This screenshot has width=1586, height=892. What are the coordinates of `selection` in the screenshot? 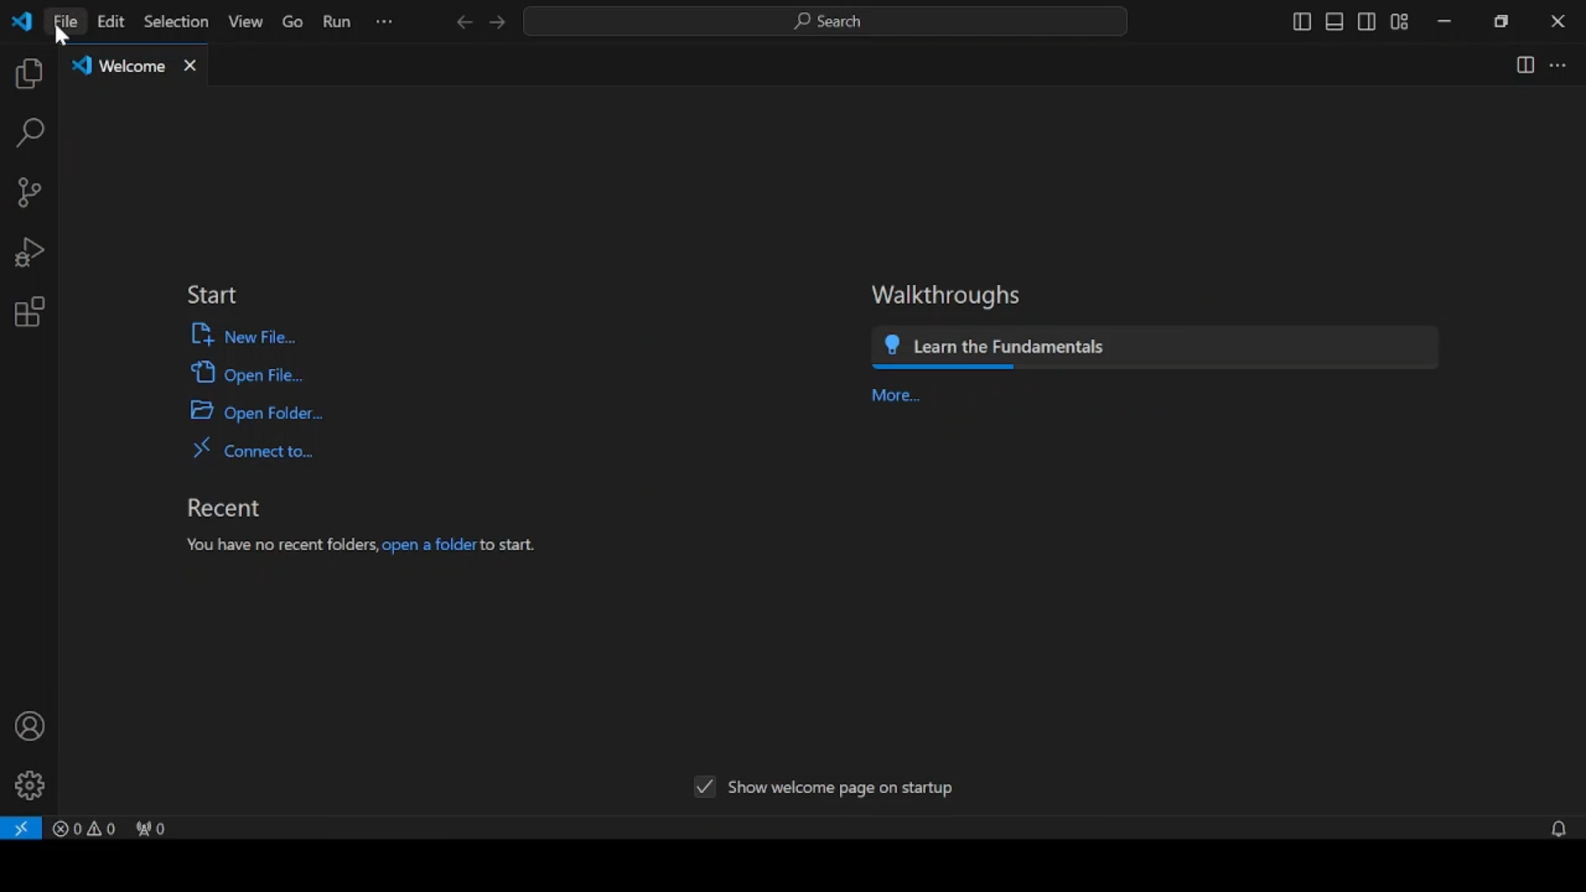 It's located at (178, 22).